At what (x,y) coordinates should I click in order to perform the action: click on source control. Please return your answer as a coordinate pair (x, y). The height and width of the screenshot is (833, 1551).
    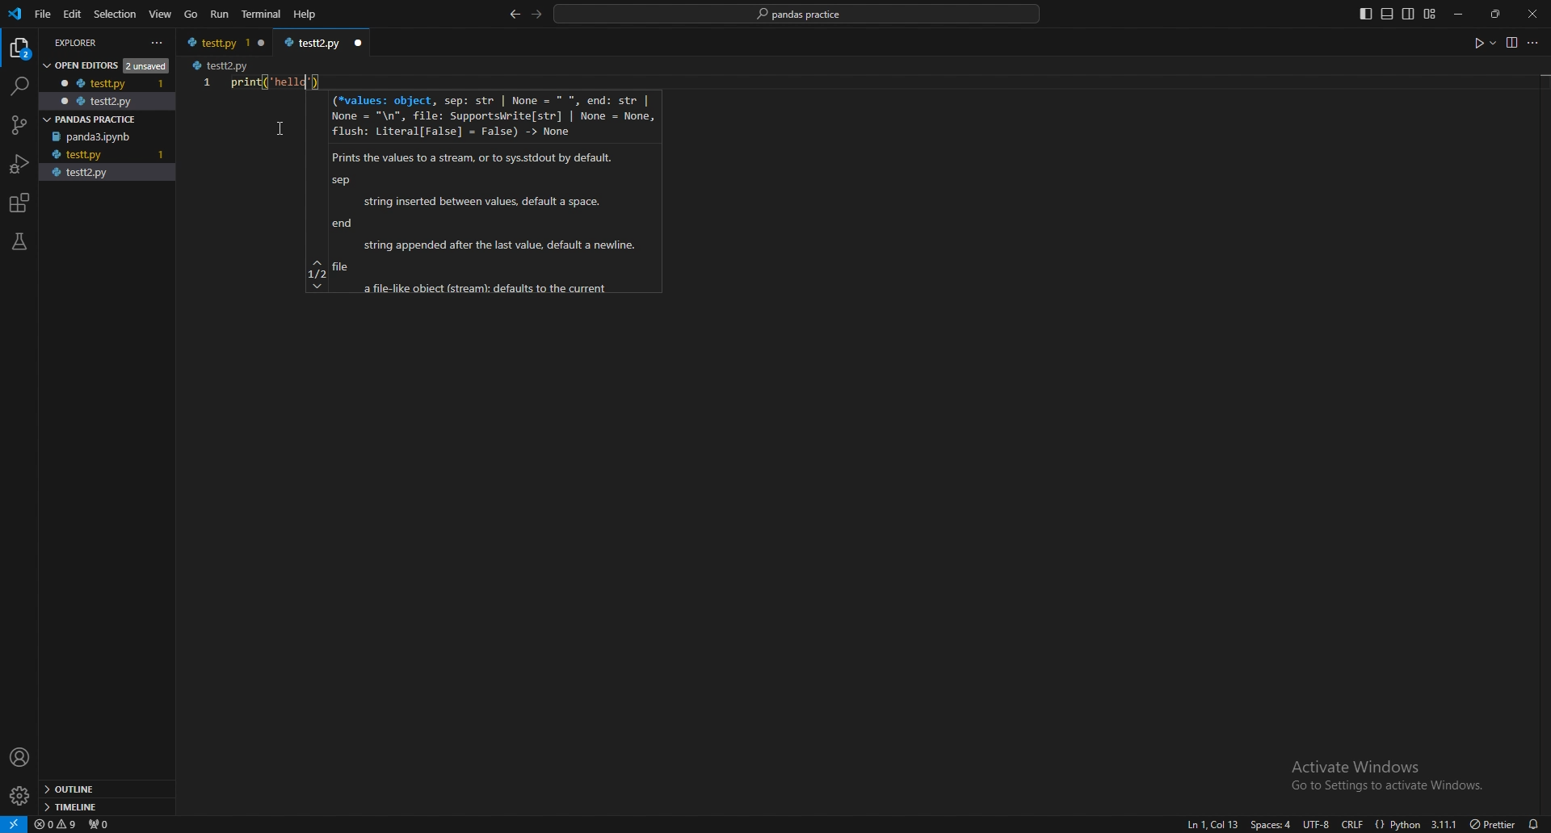
    Looking at the image, I should click on (18, 125).